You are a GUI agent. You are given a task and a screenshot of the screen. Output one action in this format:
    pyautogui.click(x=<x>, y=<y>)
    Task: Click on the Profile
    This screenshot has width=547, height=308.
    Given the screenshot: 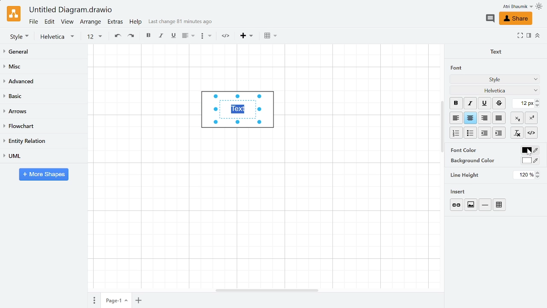 What is the action you would take?
    pyautogui.click(x=512, y=6)
    